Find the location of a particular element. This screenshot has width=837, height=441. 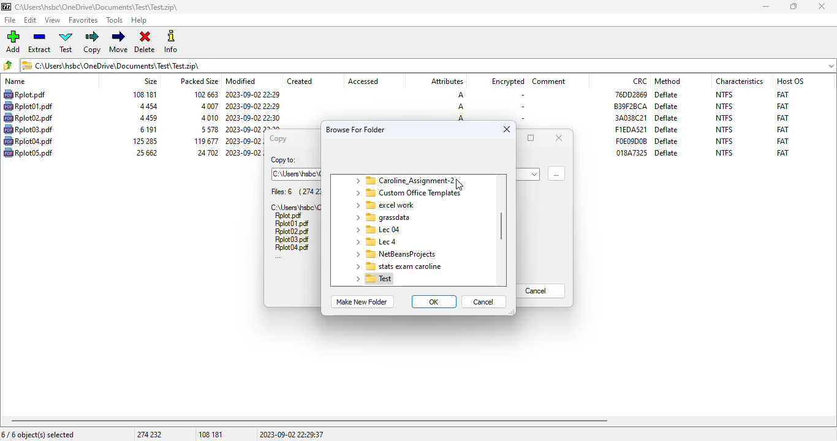

CRC is located at coordinates (631, 141).